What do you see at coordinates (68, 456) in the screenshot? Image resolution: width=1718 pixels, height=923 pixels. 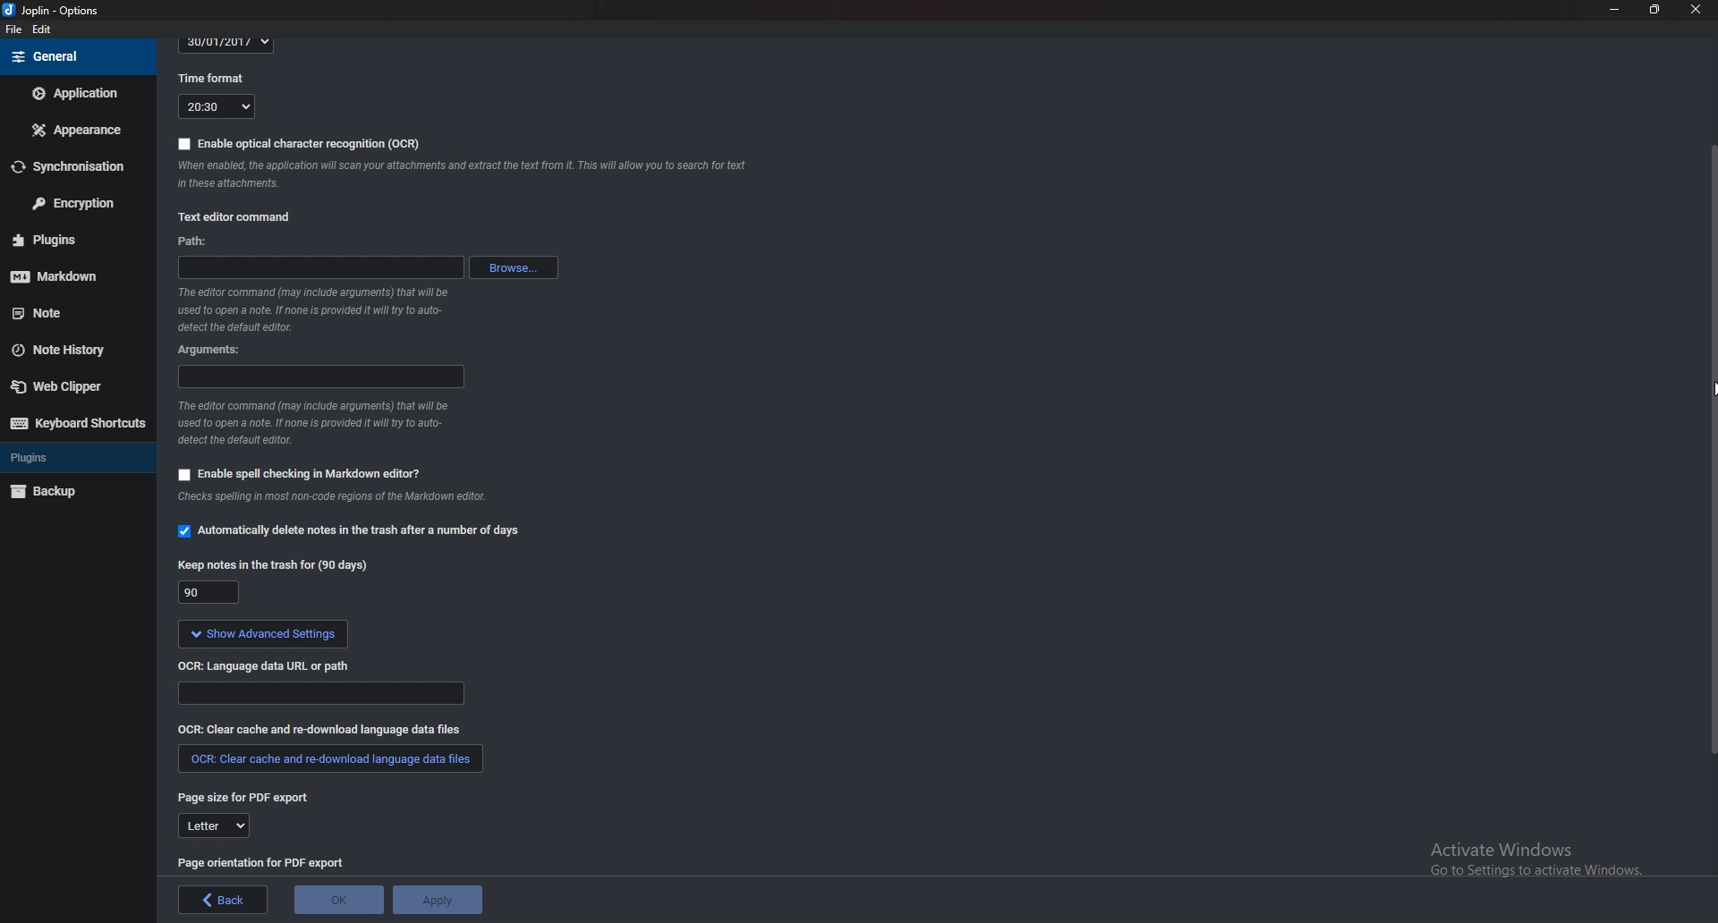 I see `Plugins` at bounding box center [68, 456].